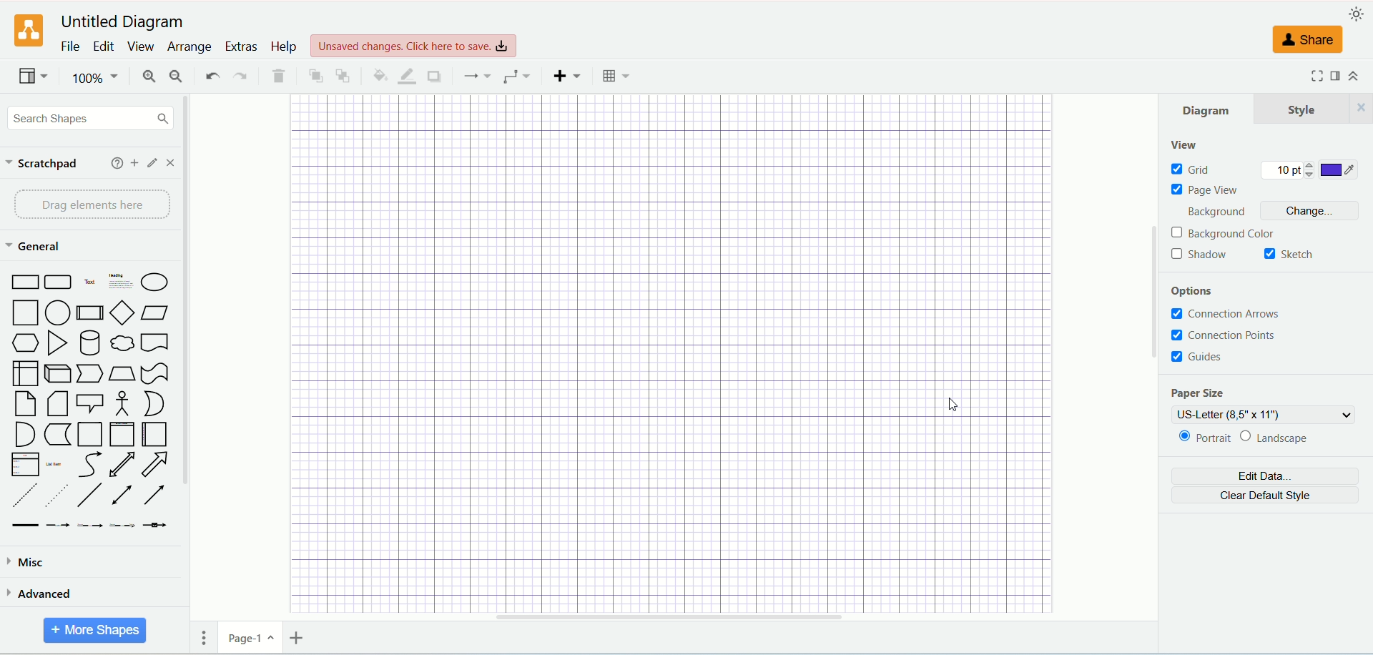  Describe the element at coordinates (115, 162) in the screenshot. I see `help` at that location.